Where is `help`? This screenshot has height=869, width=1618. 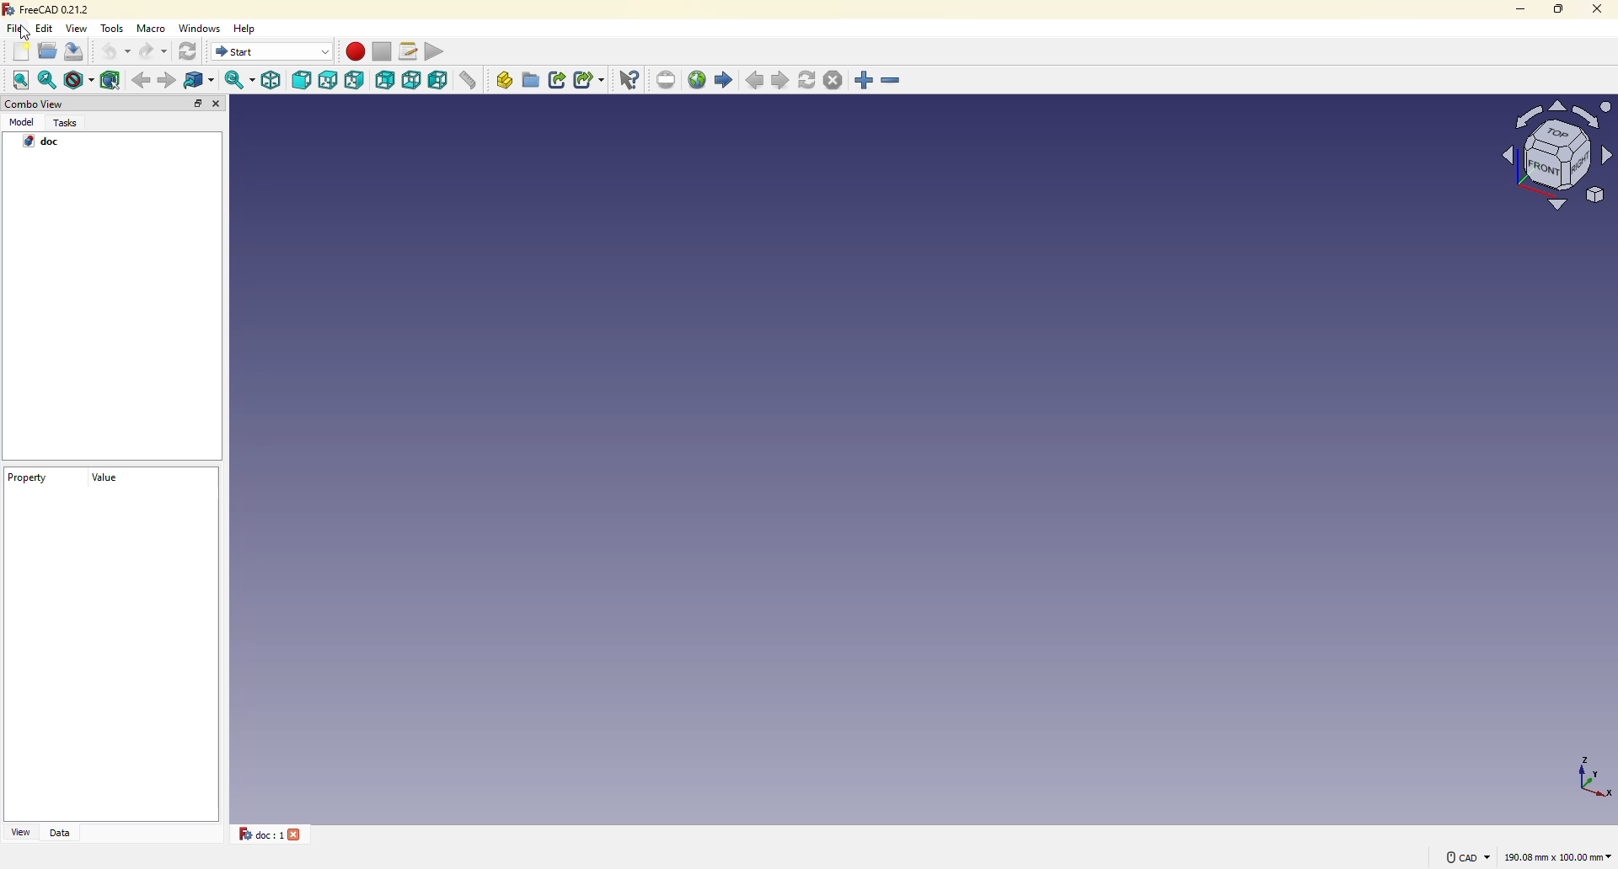 help is located at coordinates (249, 27).